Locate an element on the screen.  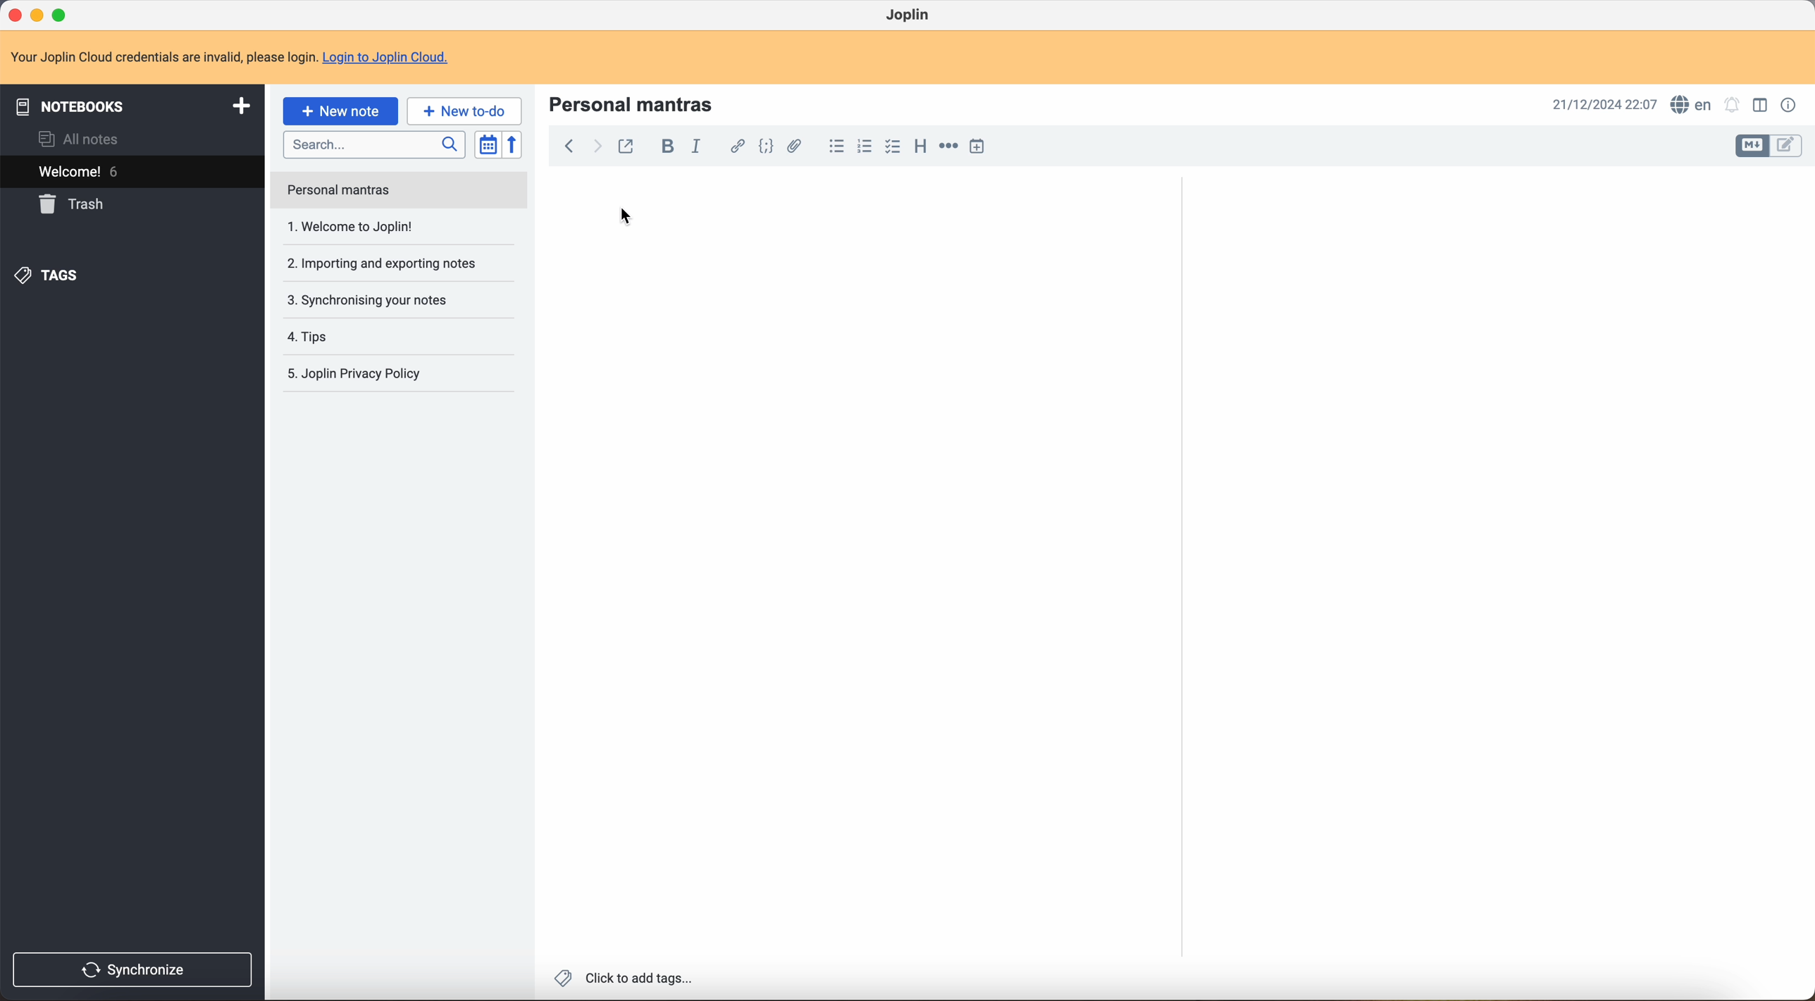
Joplin privacy p olicy is located at coordinates (353, 374).